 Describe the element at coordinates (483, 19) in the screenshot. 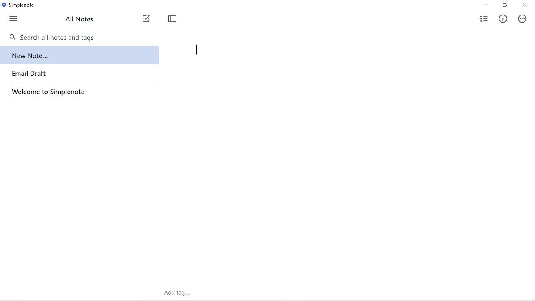

I see `Checklist` at that location.